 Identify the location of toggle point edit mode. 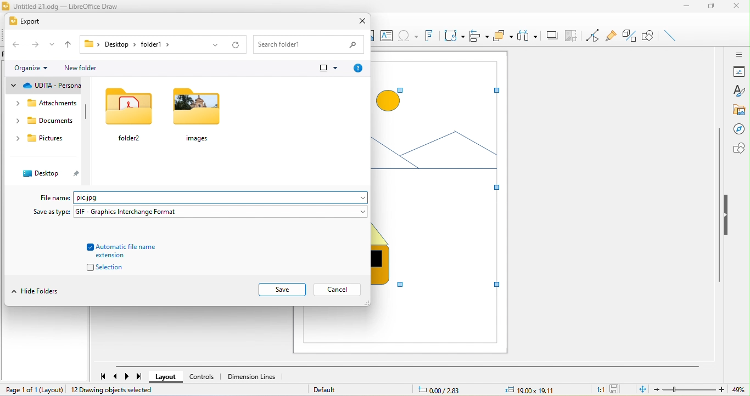
(594, 36).